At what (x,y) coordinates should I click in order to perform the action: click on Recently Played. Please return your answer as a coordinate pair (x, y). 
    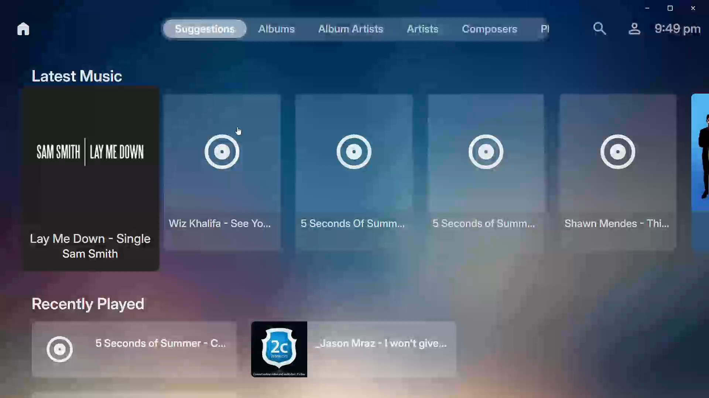
    Looking at the image, I should click on (88, 304).